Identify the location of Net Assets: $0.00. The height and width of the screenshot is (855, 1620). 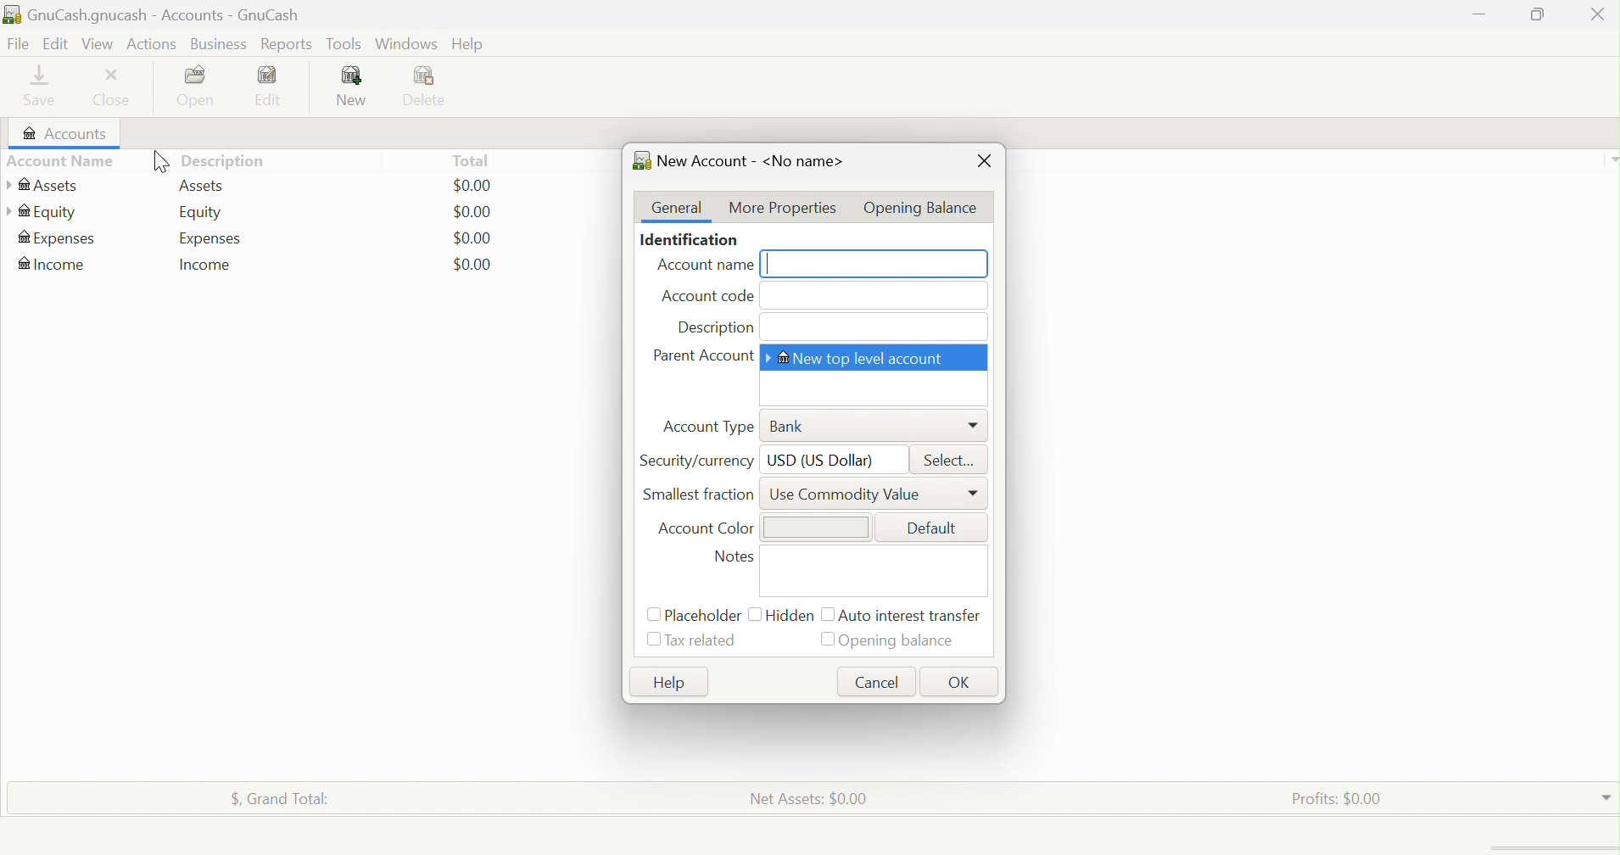
(808, 797).